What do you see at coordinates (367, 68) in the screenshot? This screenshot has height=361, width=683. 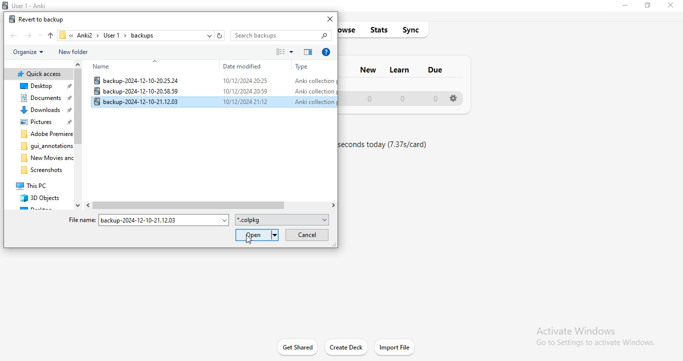 I see `new` at bounding box center [367, 68].